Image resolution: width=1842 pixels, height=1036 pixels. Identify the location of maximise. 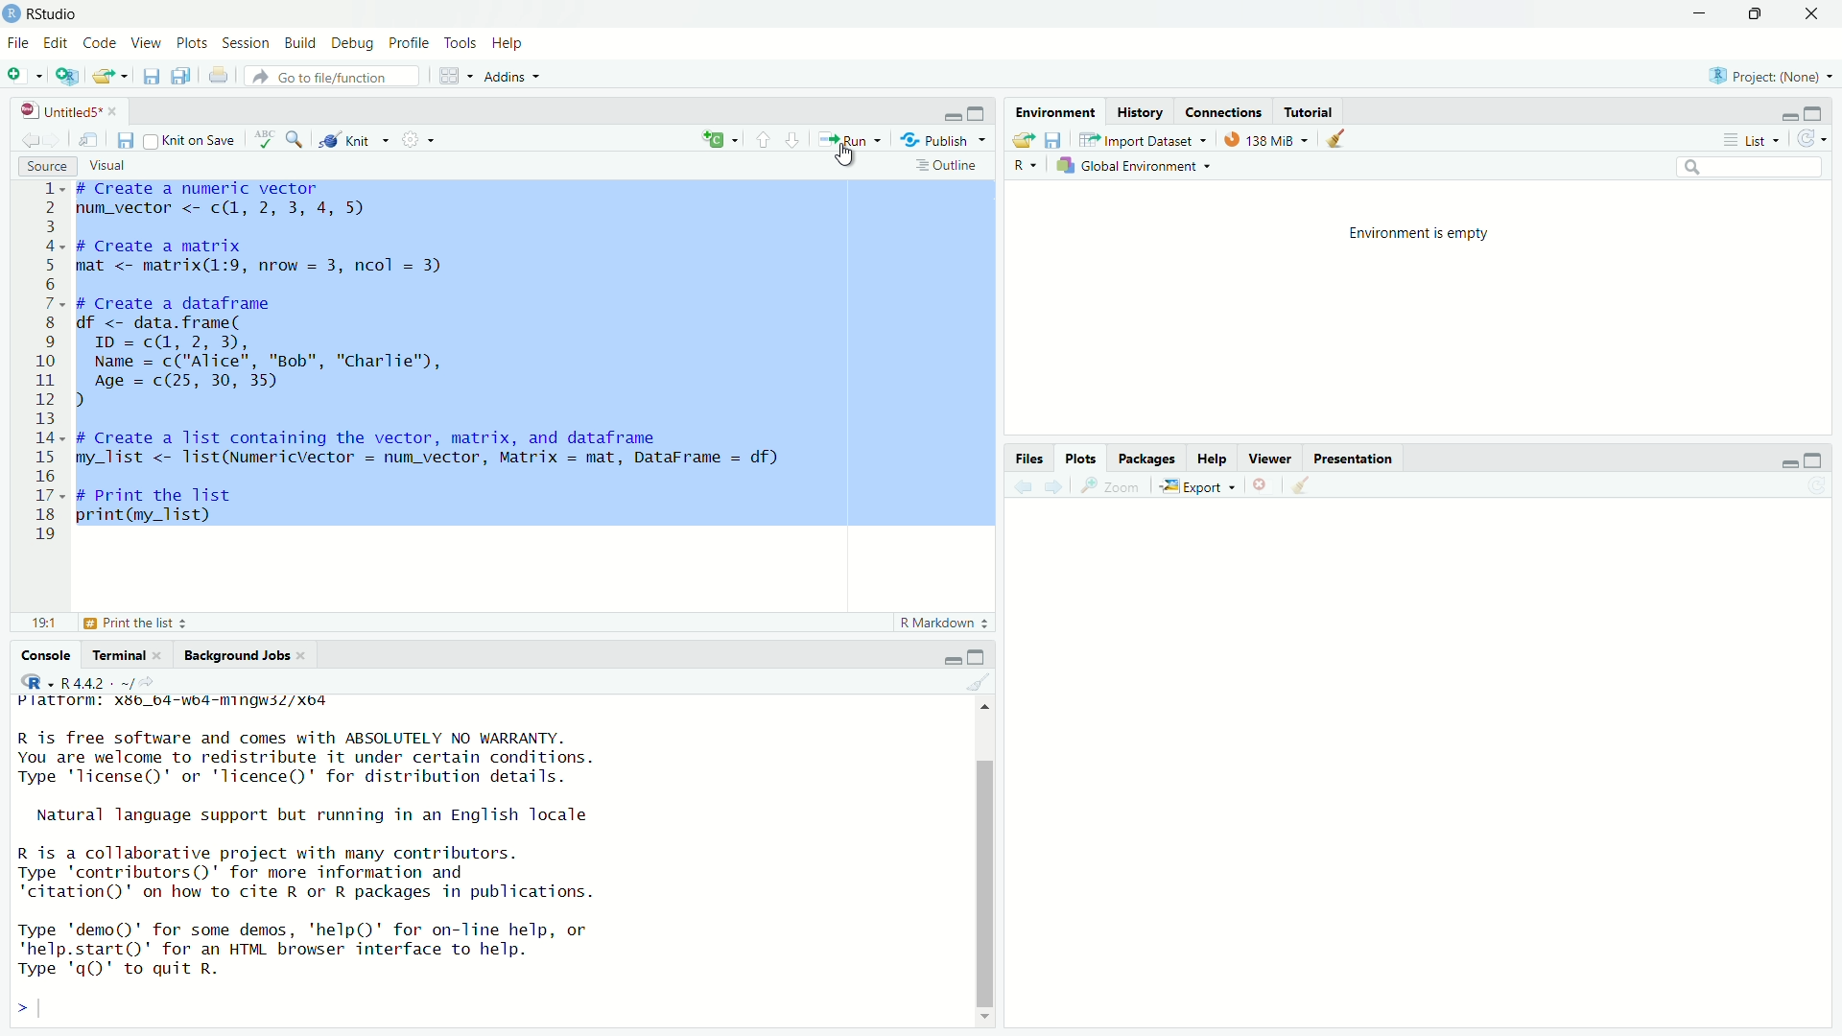
(1820, 457).